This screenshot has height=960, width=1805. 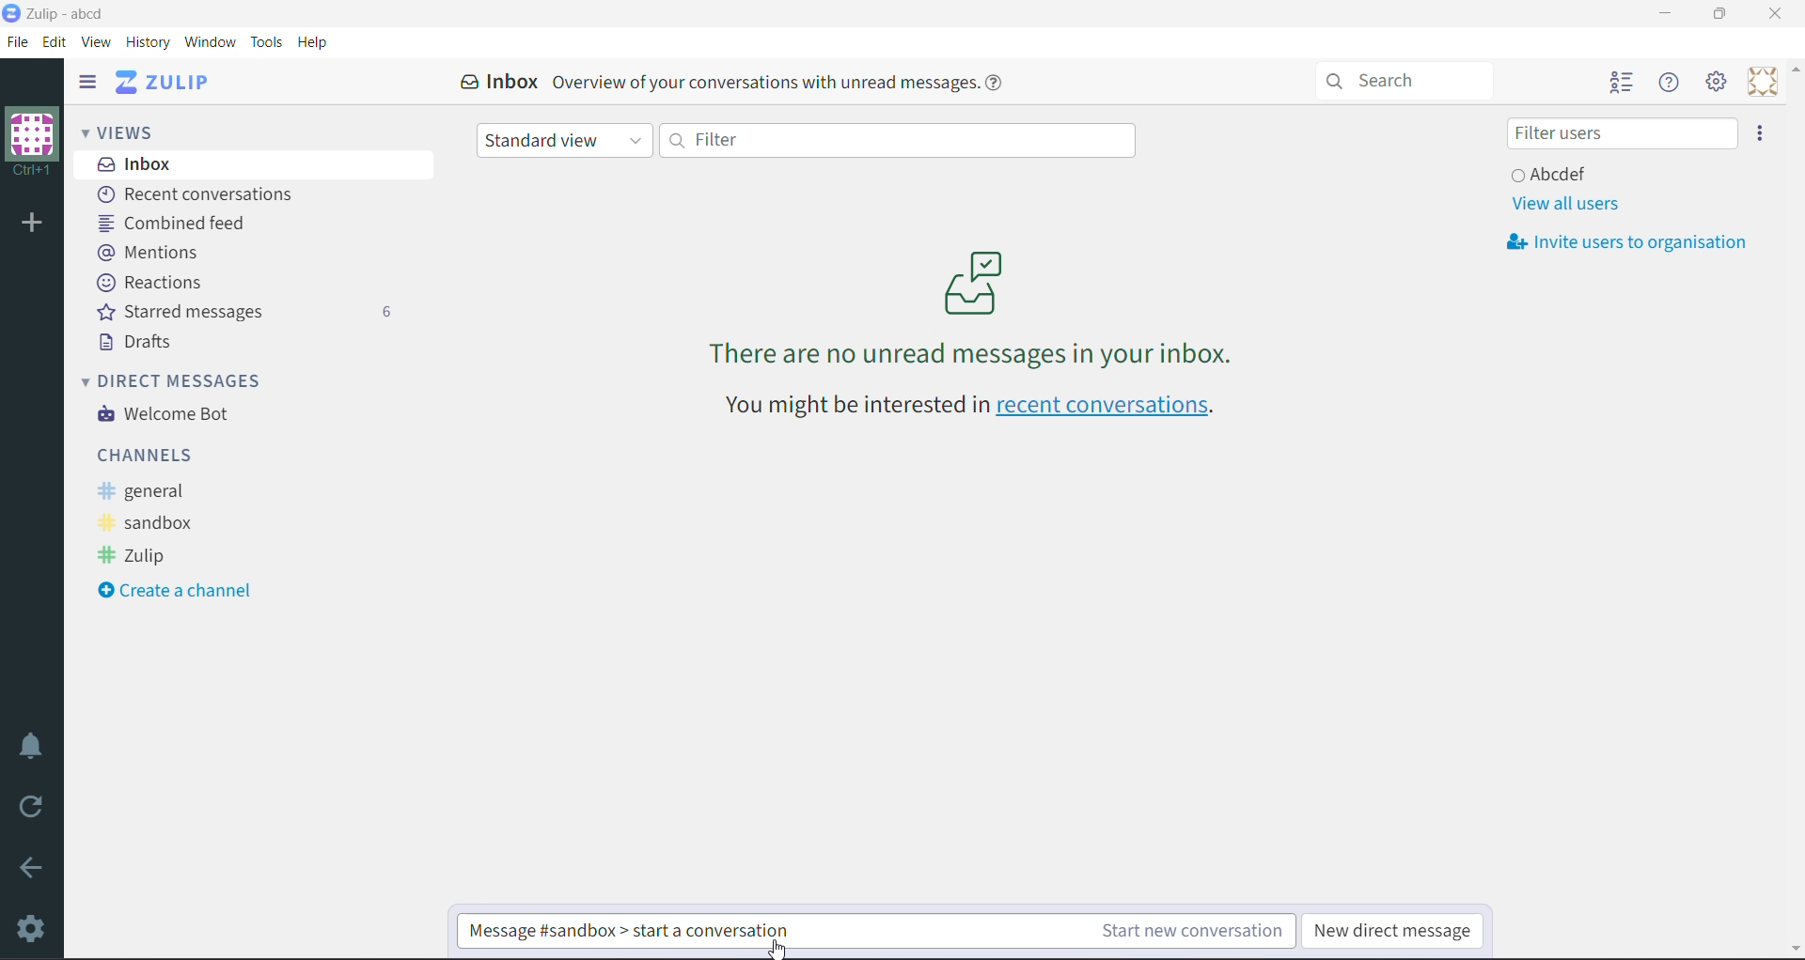 What do you see at coordinates (1392, 933) in the screenshot?
I see `` at bounding box center [1392, 933].